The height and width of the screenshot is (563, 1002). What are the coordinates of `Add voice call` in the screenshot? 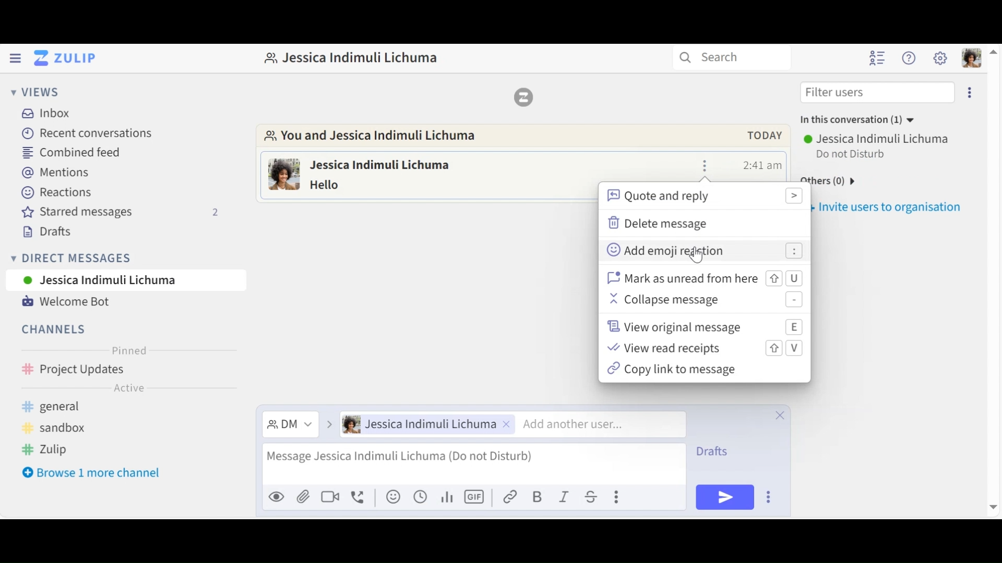 It's located at (359, 498).